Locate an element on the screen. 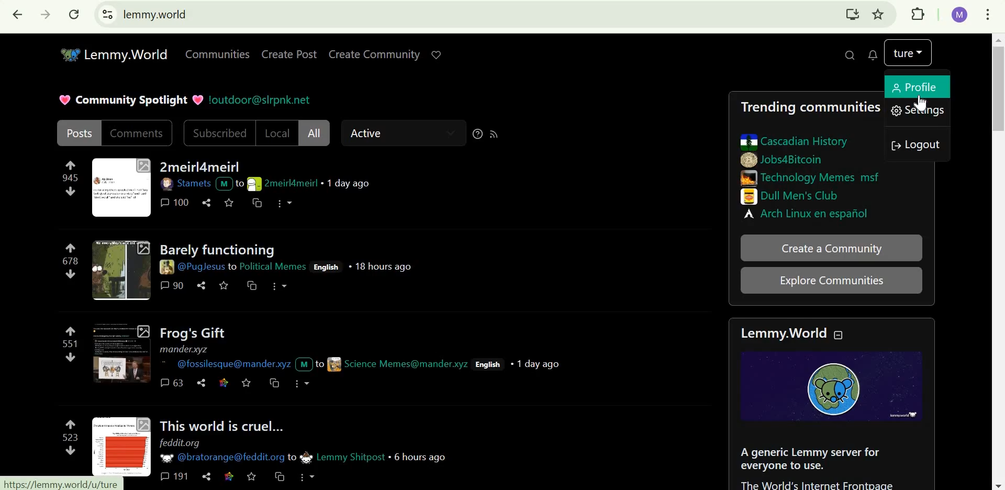 The image size is (1005, 490). click to go forward, hold to see history is located at coordinates (42, 15).